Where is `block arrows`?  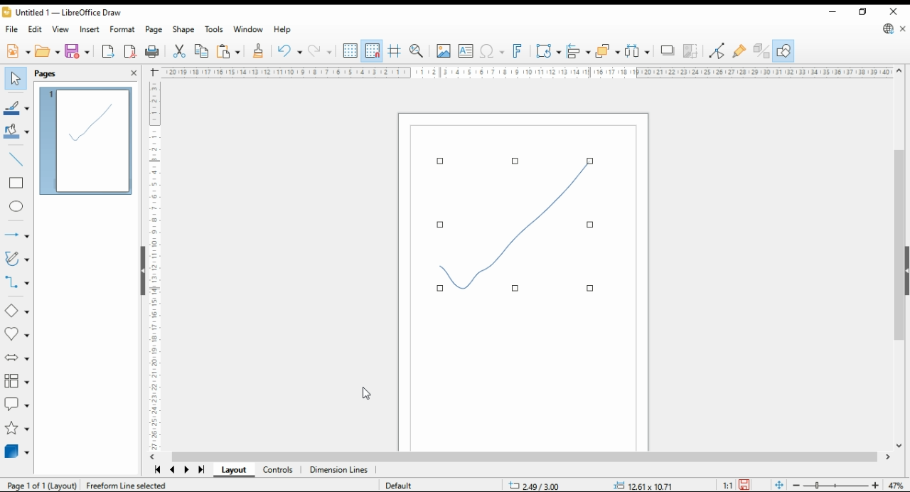
block arrows is located at coordinates (16, 358).